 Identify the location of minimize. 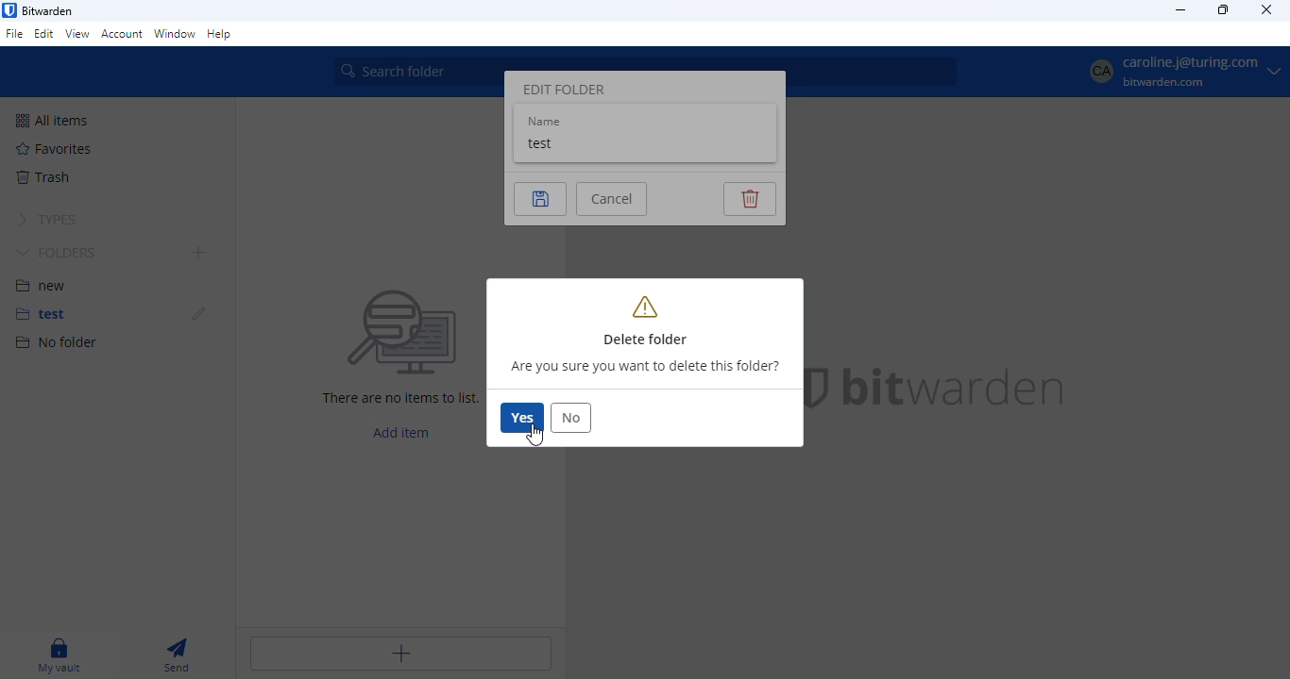
(1180, 10).